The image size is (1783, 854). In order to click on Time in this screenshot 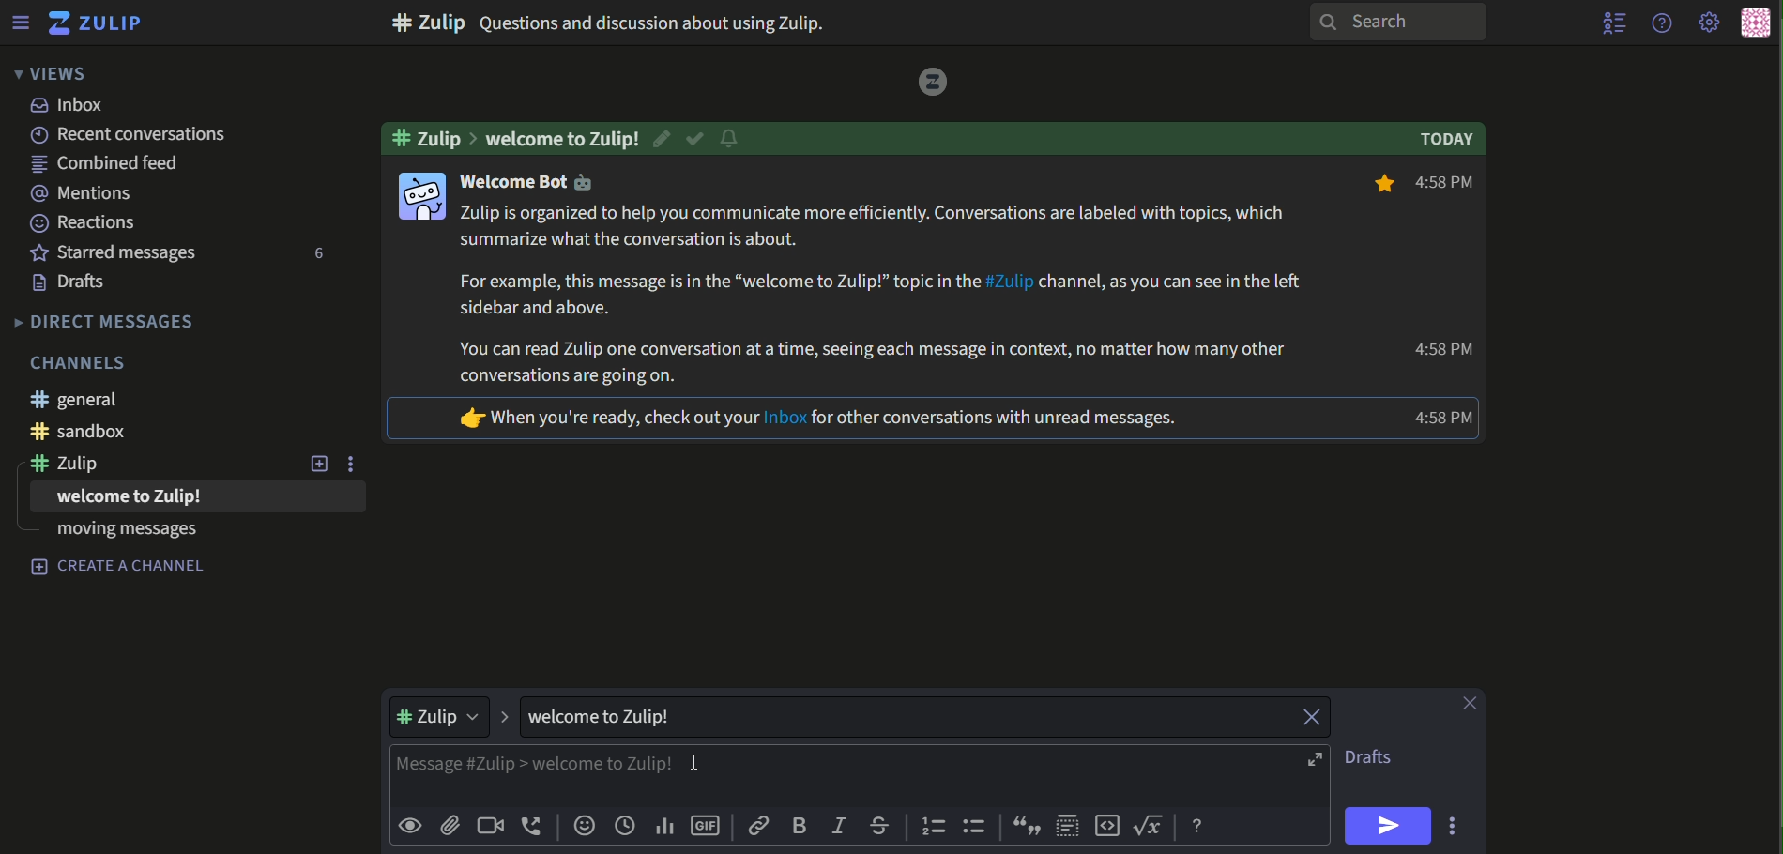, I will do `click(1446, 418)`.